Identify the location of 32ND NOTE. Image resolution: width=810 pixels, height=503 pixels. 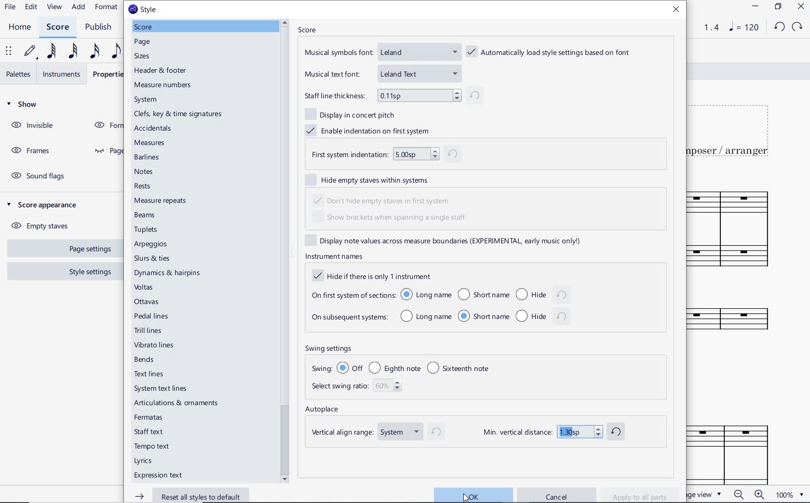
(75, 51).